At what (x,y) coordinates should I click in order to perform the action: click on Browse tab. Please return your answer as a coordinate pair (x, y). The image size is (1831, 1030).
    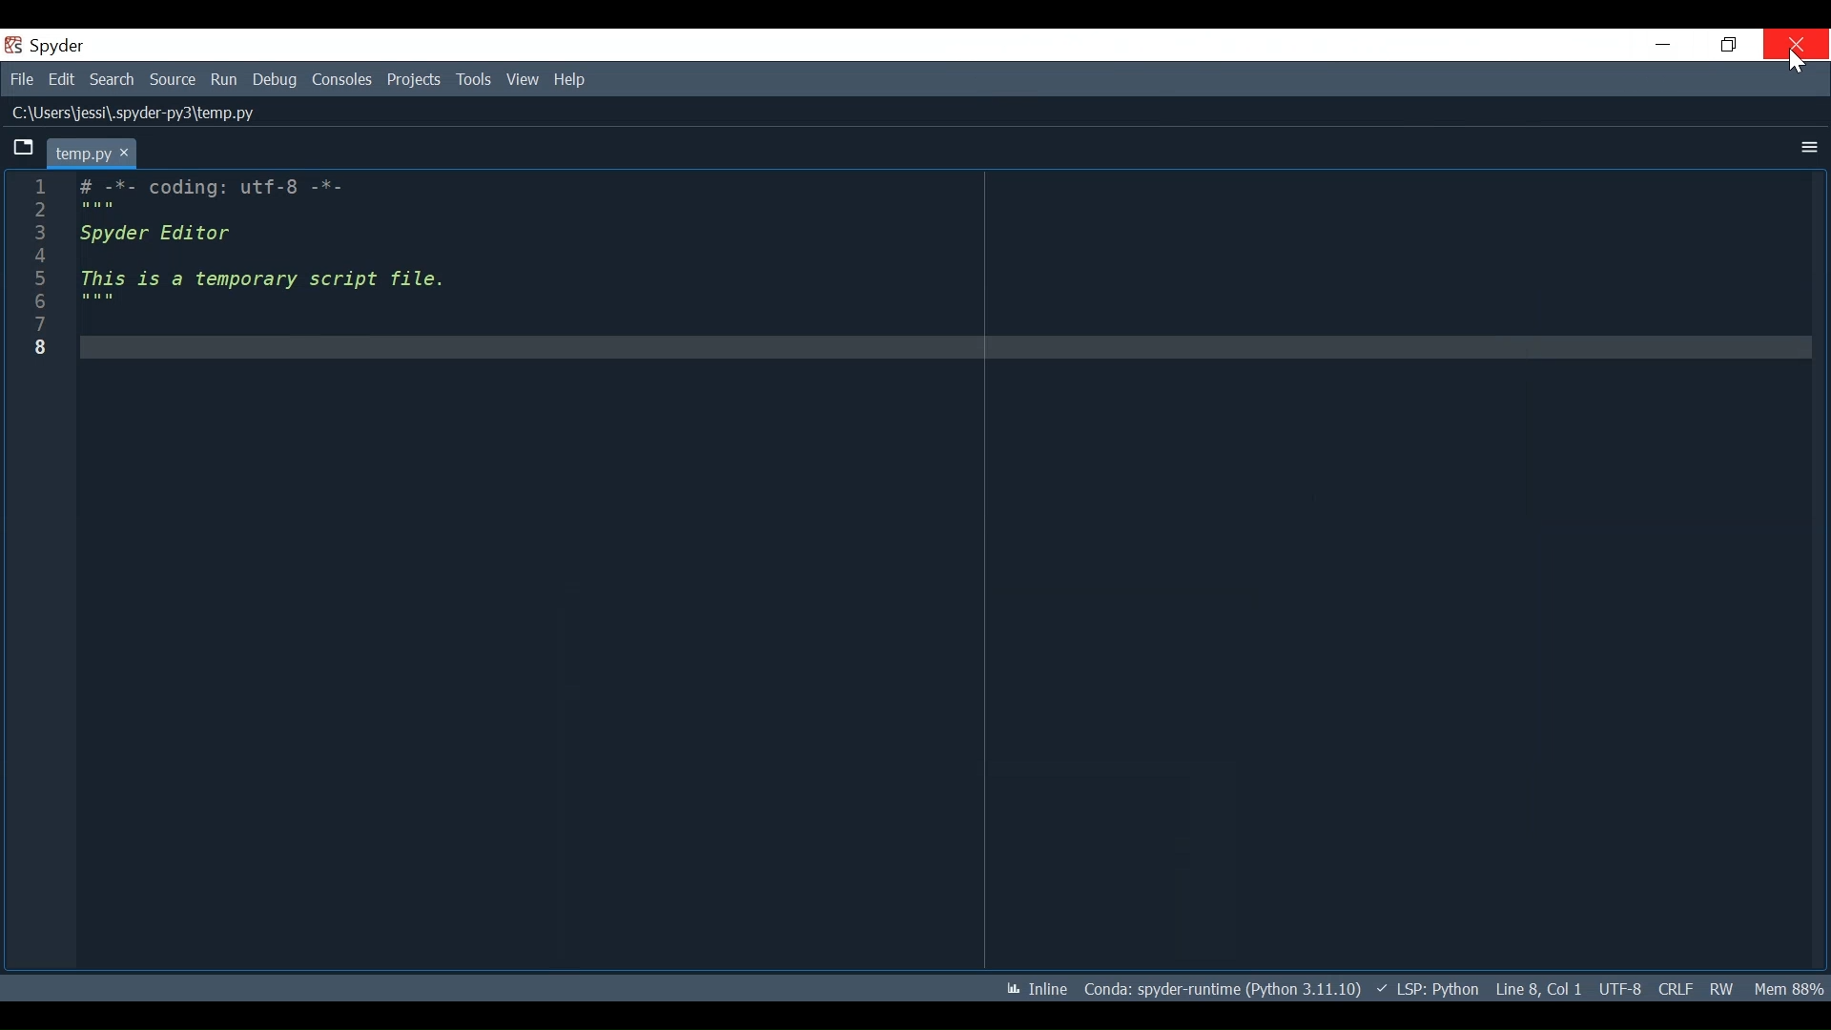
    Looking at the image, I should click on (25, 149).